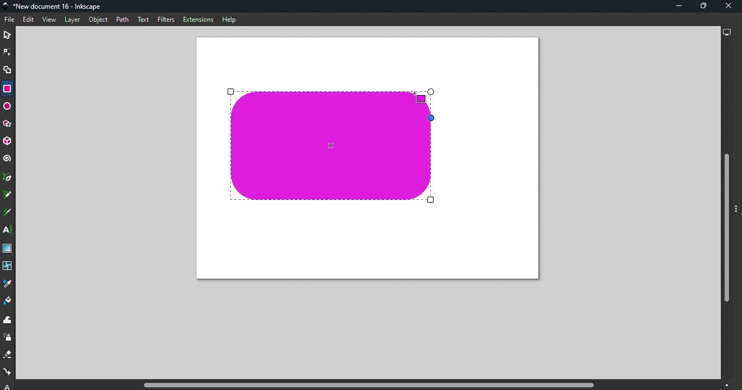 Image resolution: width=742 pixels, height=390 pixels. I want to click on Object, so click(98, 20).